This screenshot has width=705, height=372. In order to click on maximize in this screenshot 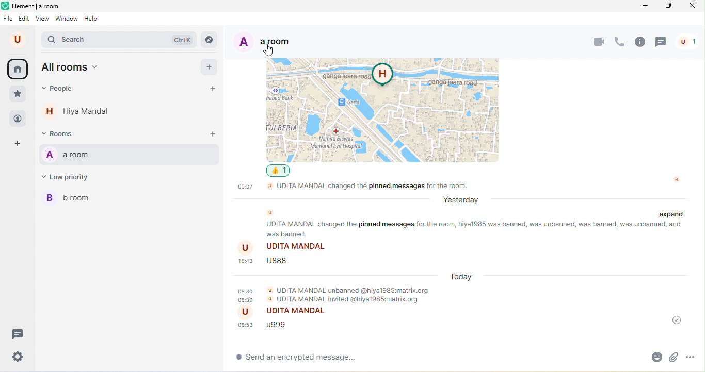, I will do `click(669, 7)`.